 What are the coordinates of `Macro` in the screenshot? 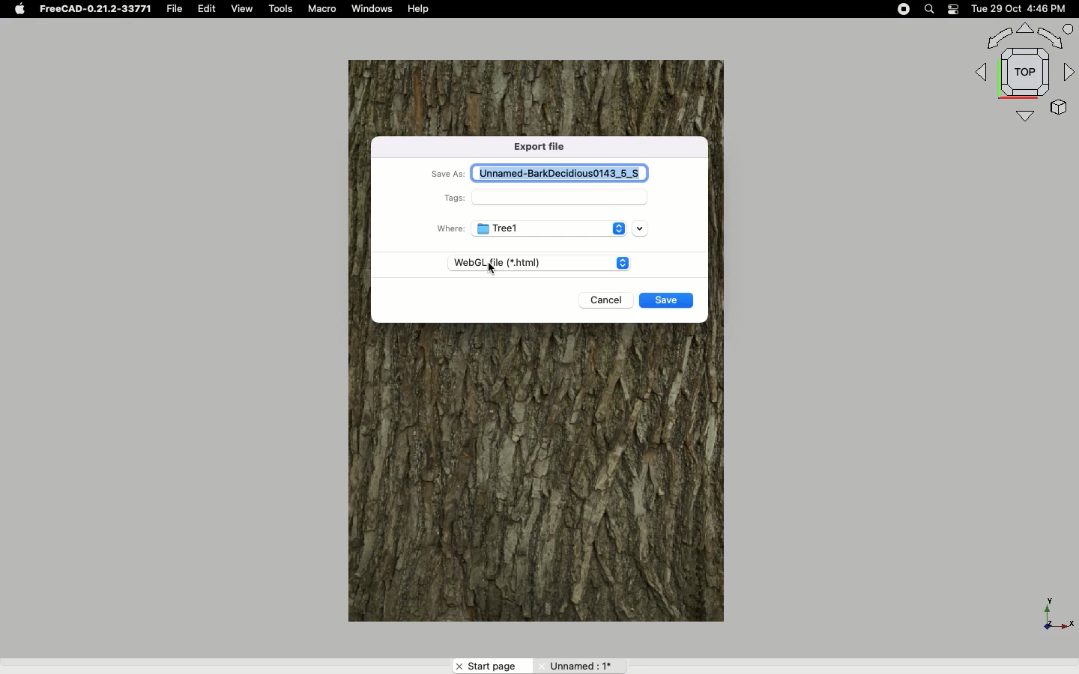 It's located at (325, 10).